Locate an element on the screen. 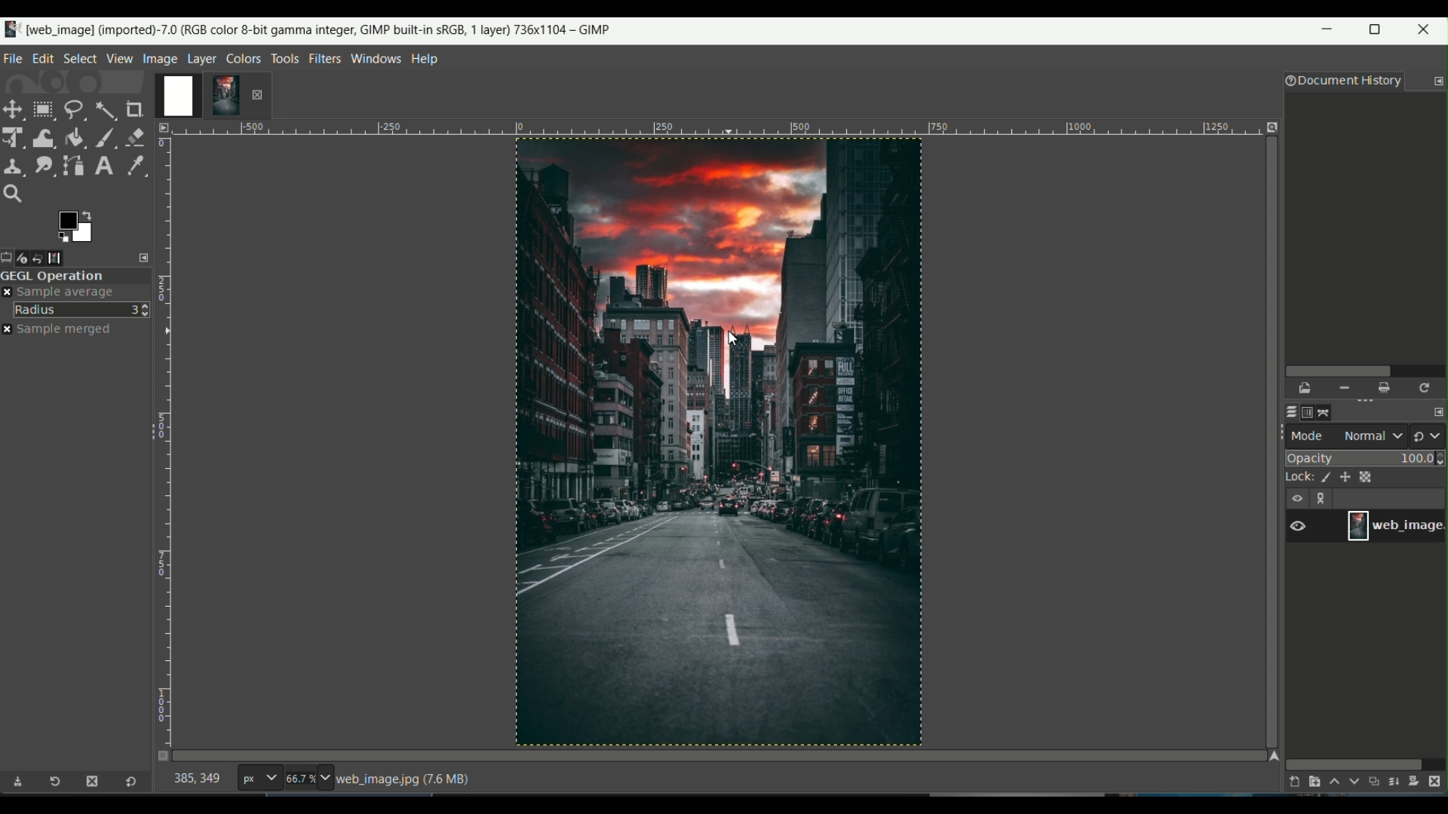  colors tab is located at coordinates (244, 57).